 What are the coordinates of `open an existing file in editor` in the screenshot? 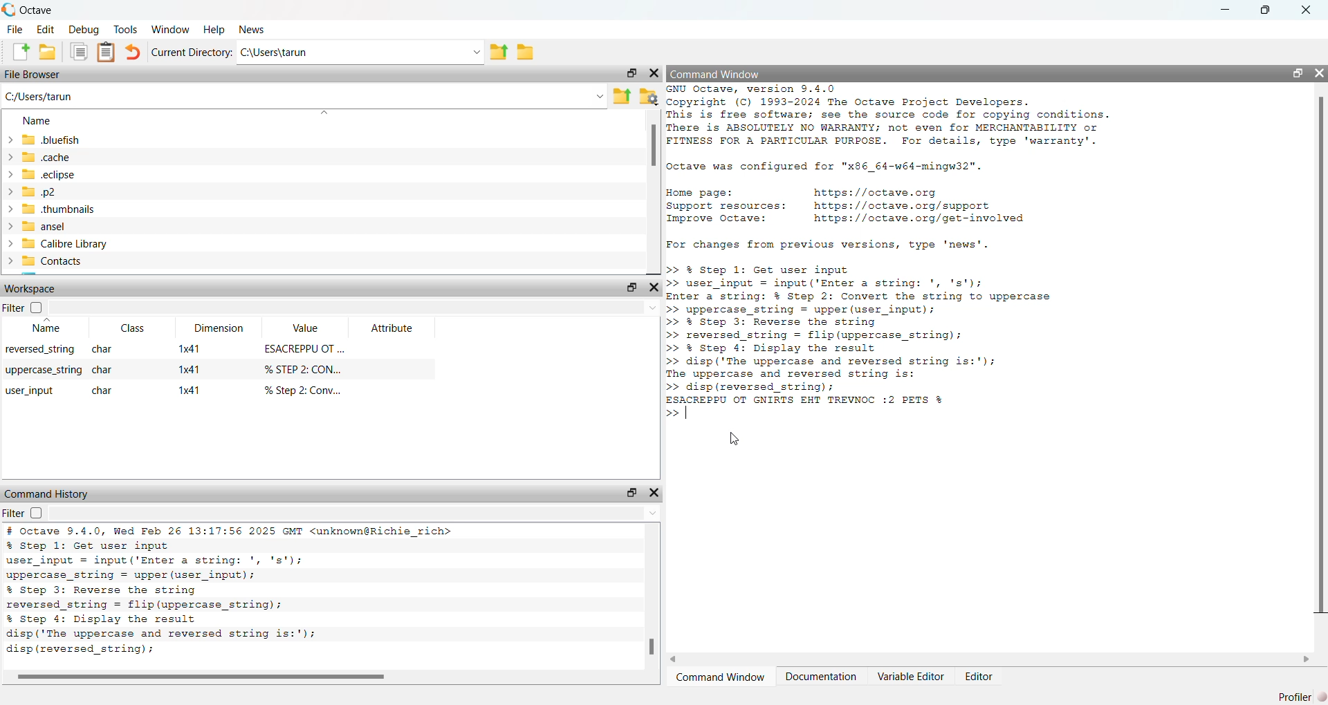 It's located at (48, 54).